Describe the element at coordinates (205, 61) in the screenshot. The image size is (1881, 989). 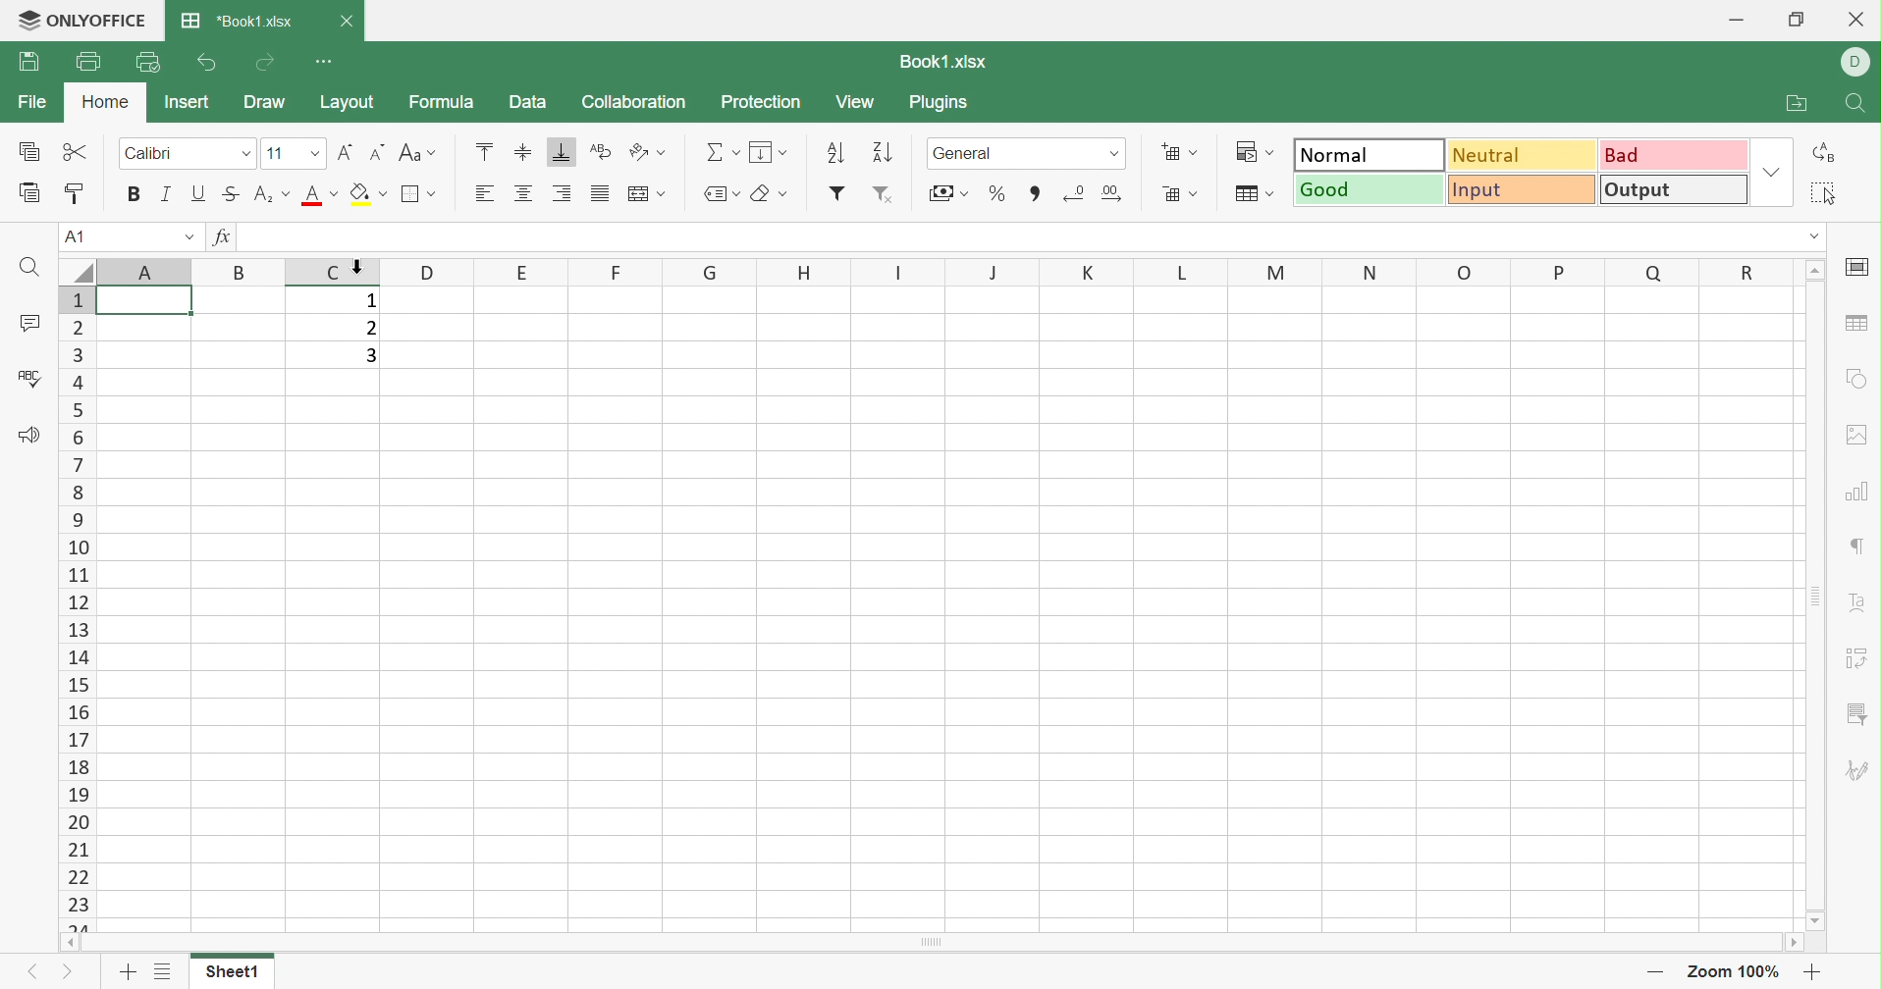
I see `Undo` at that location.